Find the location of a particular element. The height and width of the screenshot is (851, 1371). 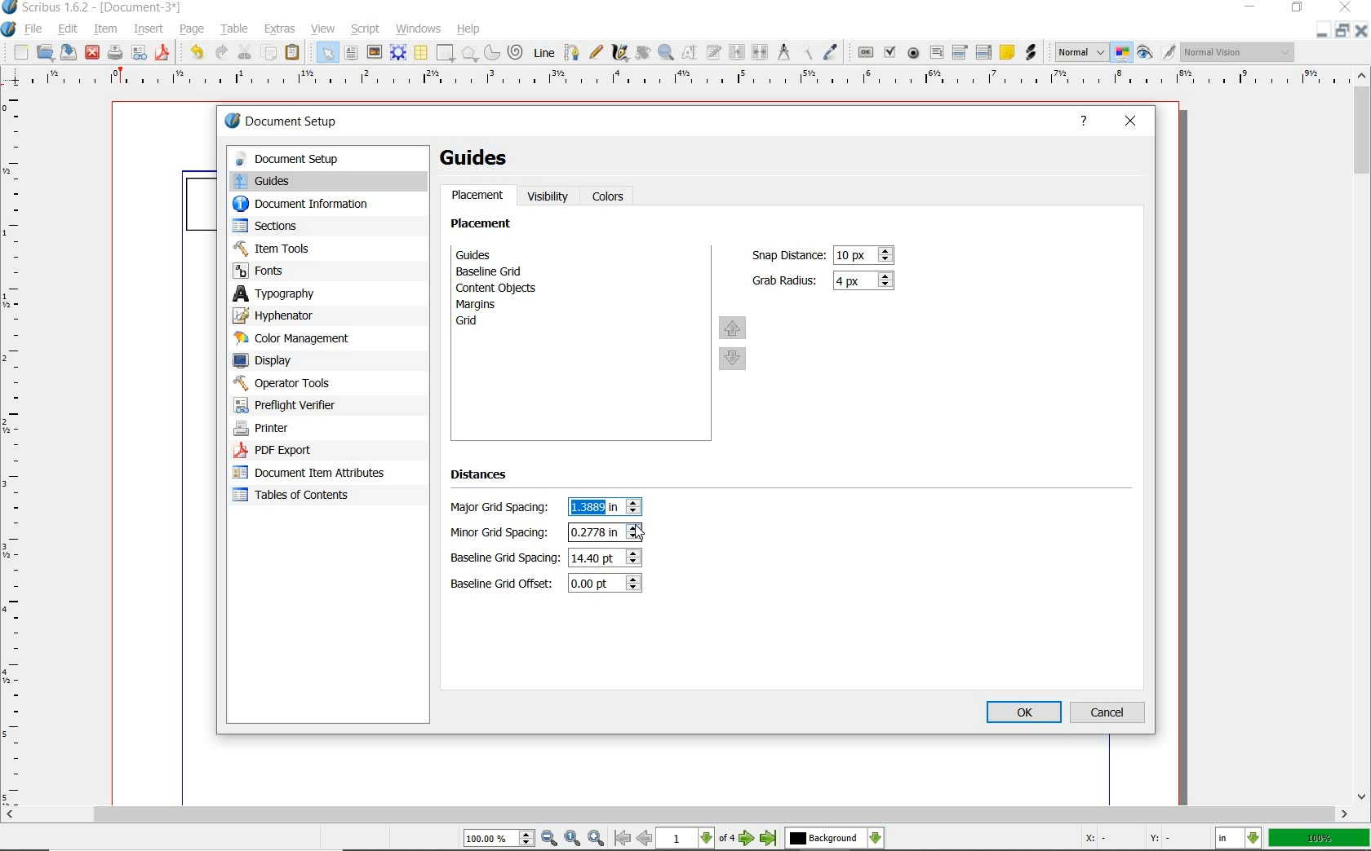

image frame is located at coordinates (375, 53).